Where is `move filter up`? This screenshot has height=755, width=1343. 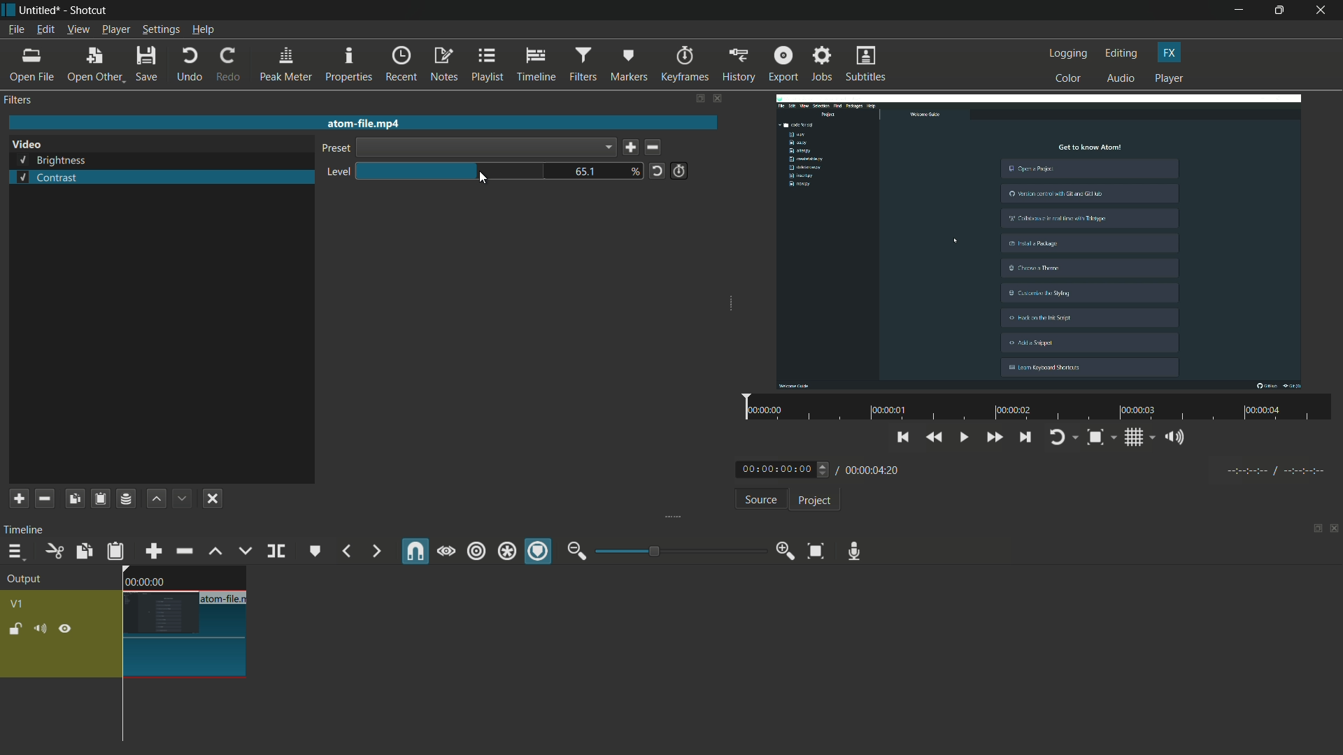
move filter up is located at coordinates (156, 498).